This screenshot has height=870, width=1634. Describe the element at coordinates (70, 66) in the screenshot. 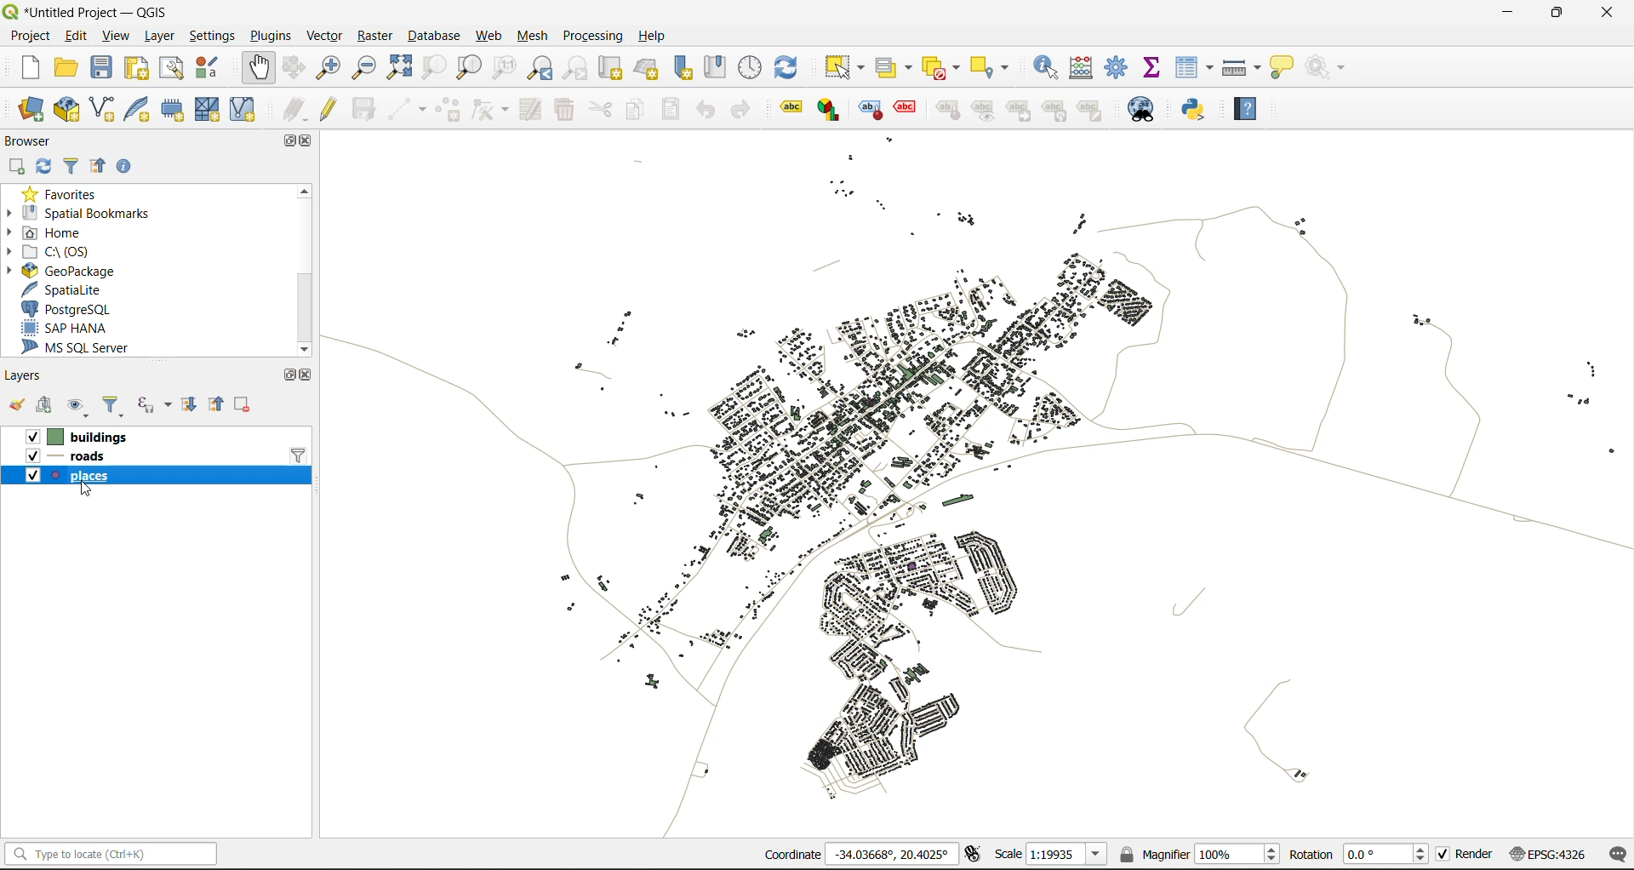

I see `open` at that location.